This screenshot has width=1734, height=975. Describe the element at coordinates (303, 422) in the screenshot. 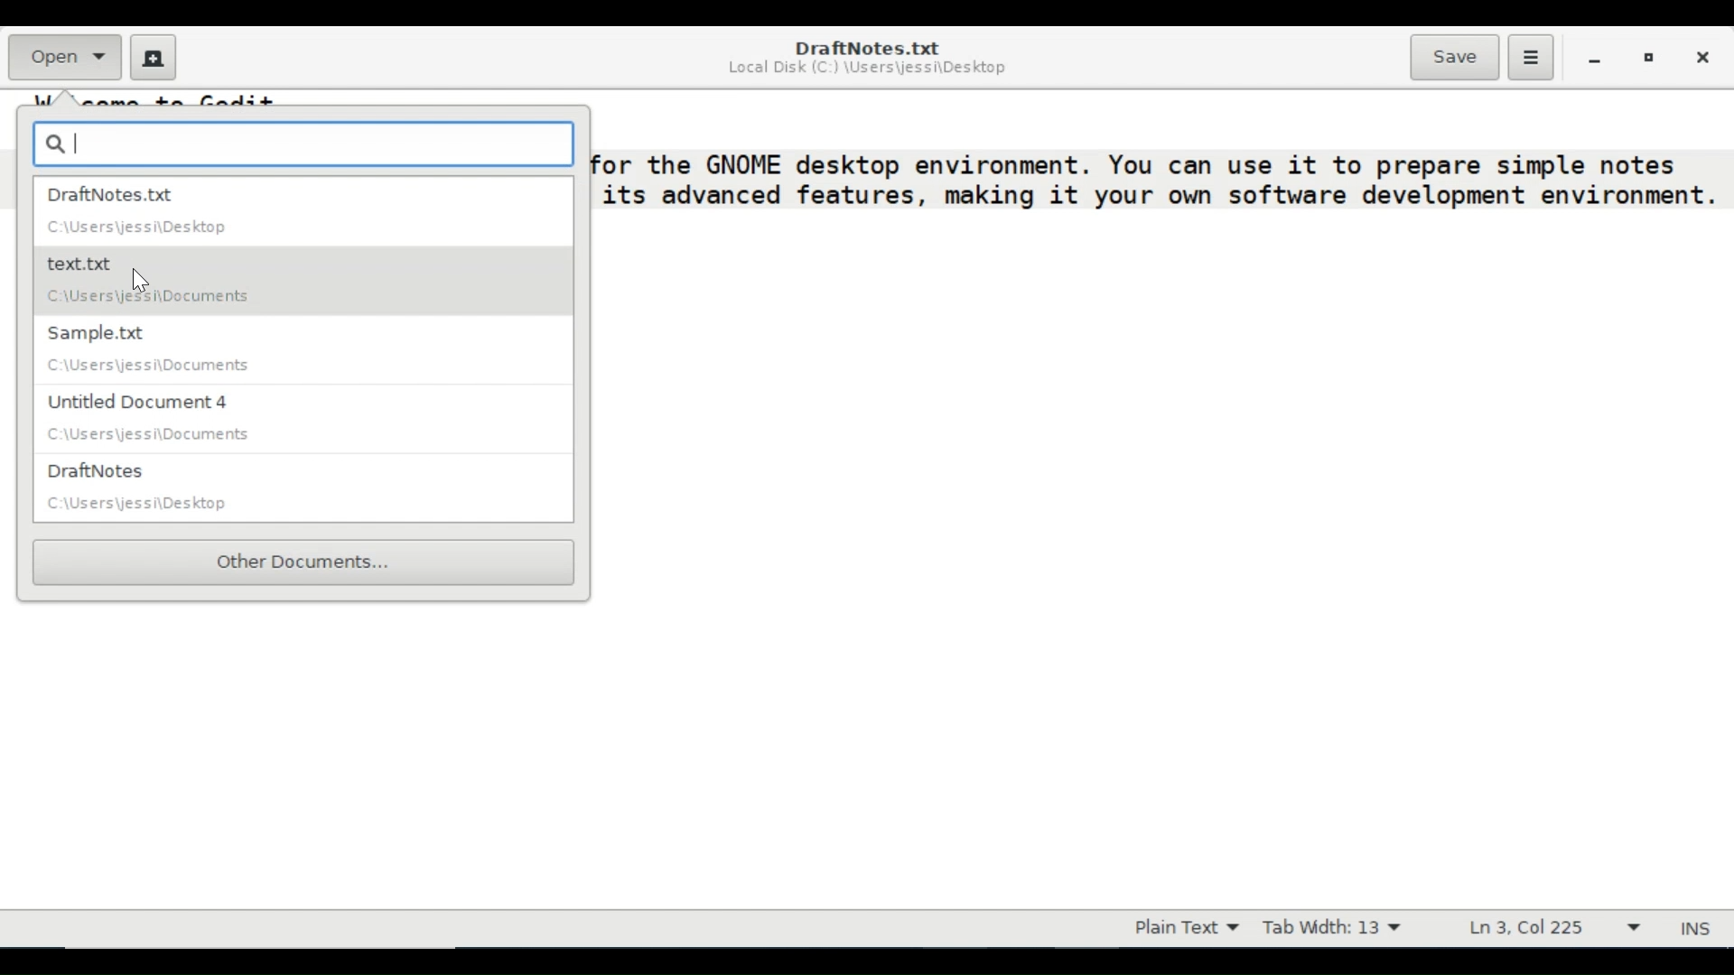

I see `Untitled Document 4` at that location.